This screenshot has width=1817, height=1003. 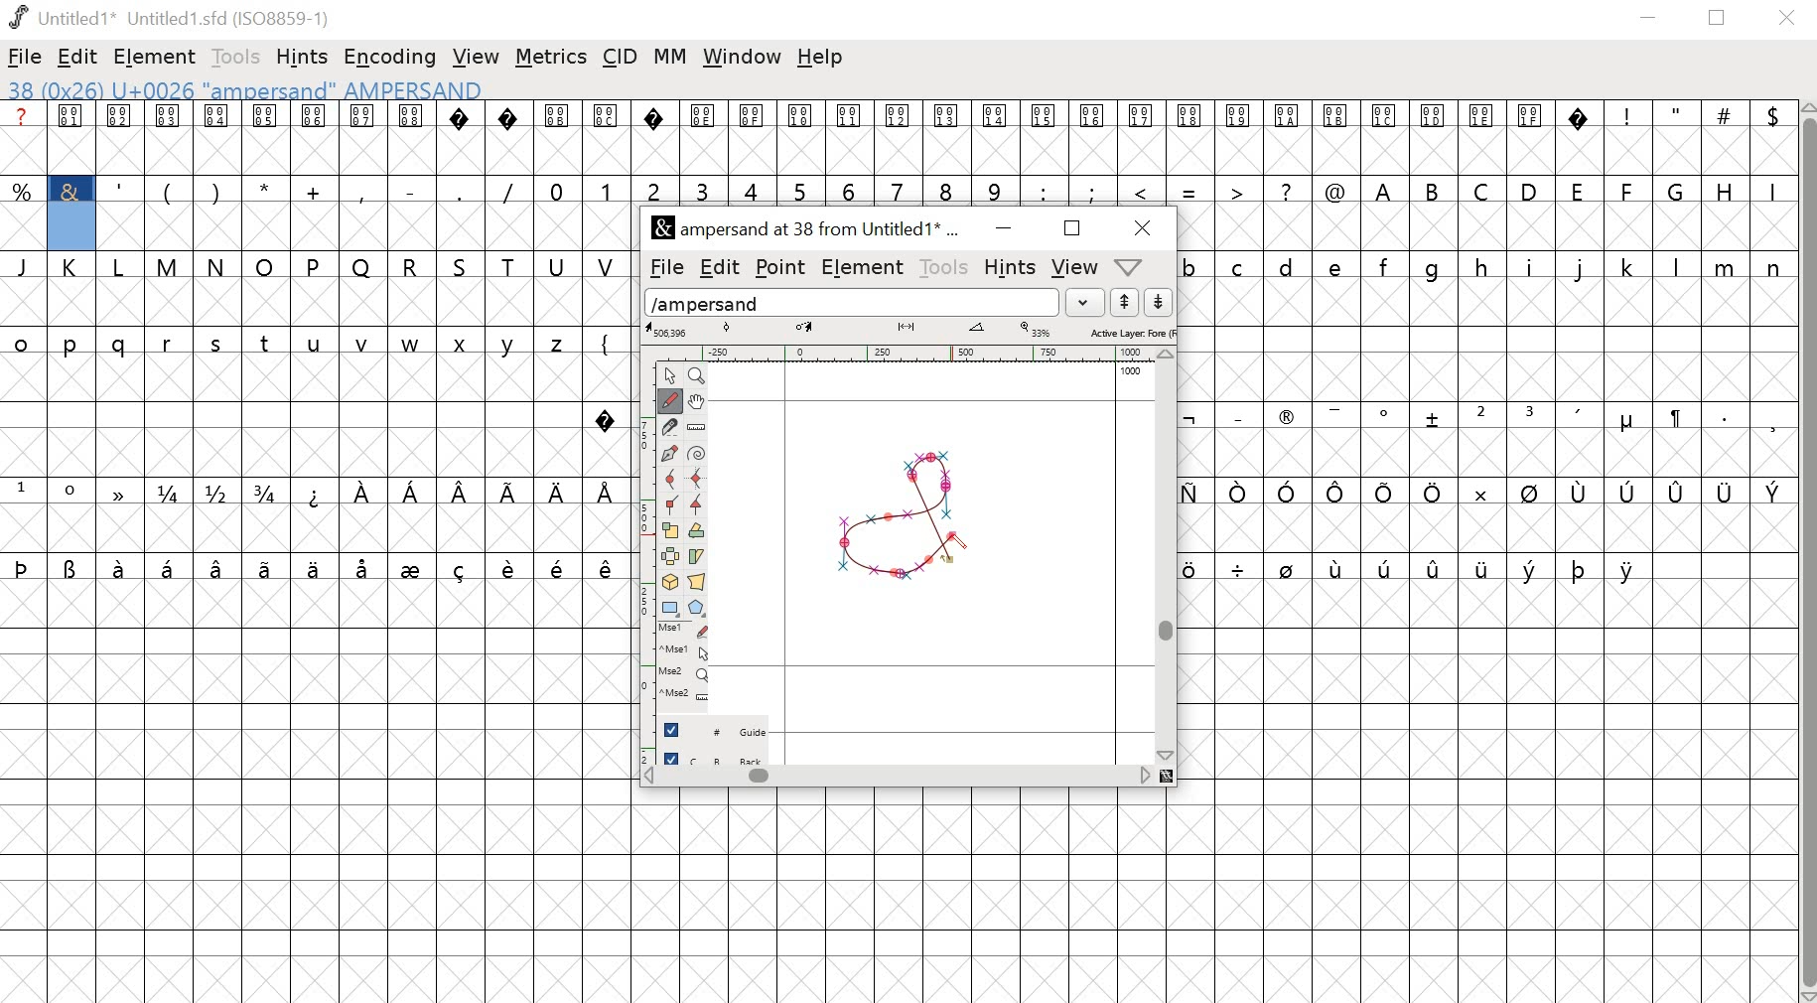 What do you see at coordinates (1772, 422) in the screenshot?
I see `,` at bounding box center [1772, 422].